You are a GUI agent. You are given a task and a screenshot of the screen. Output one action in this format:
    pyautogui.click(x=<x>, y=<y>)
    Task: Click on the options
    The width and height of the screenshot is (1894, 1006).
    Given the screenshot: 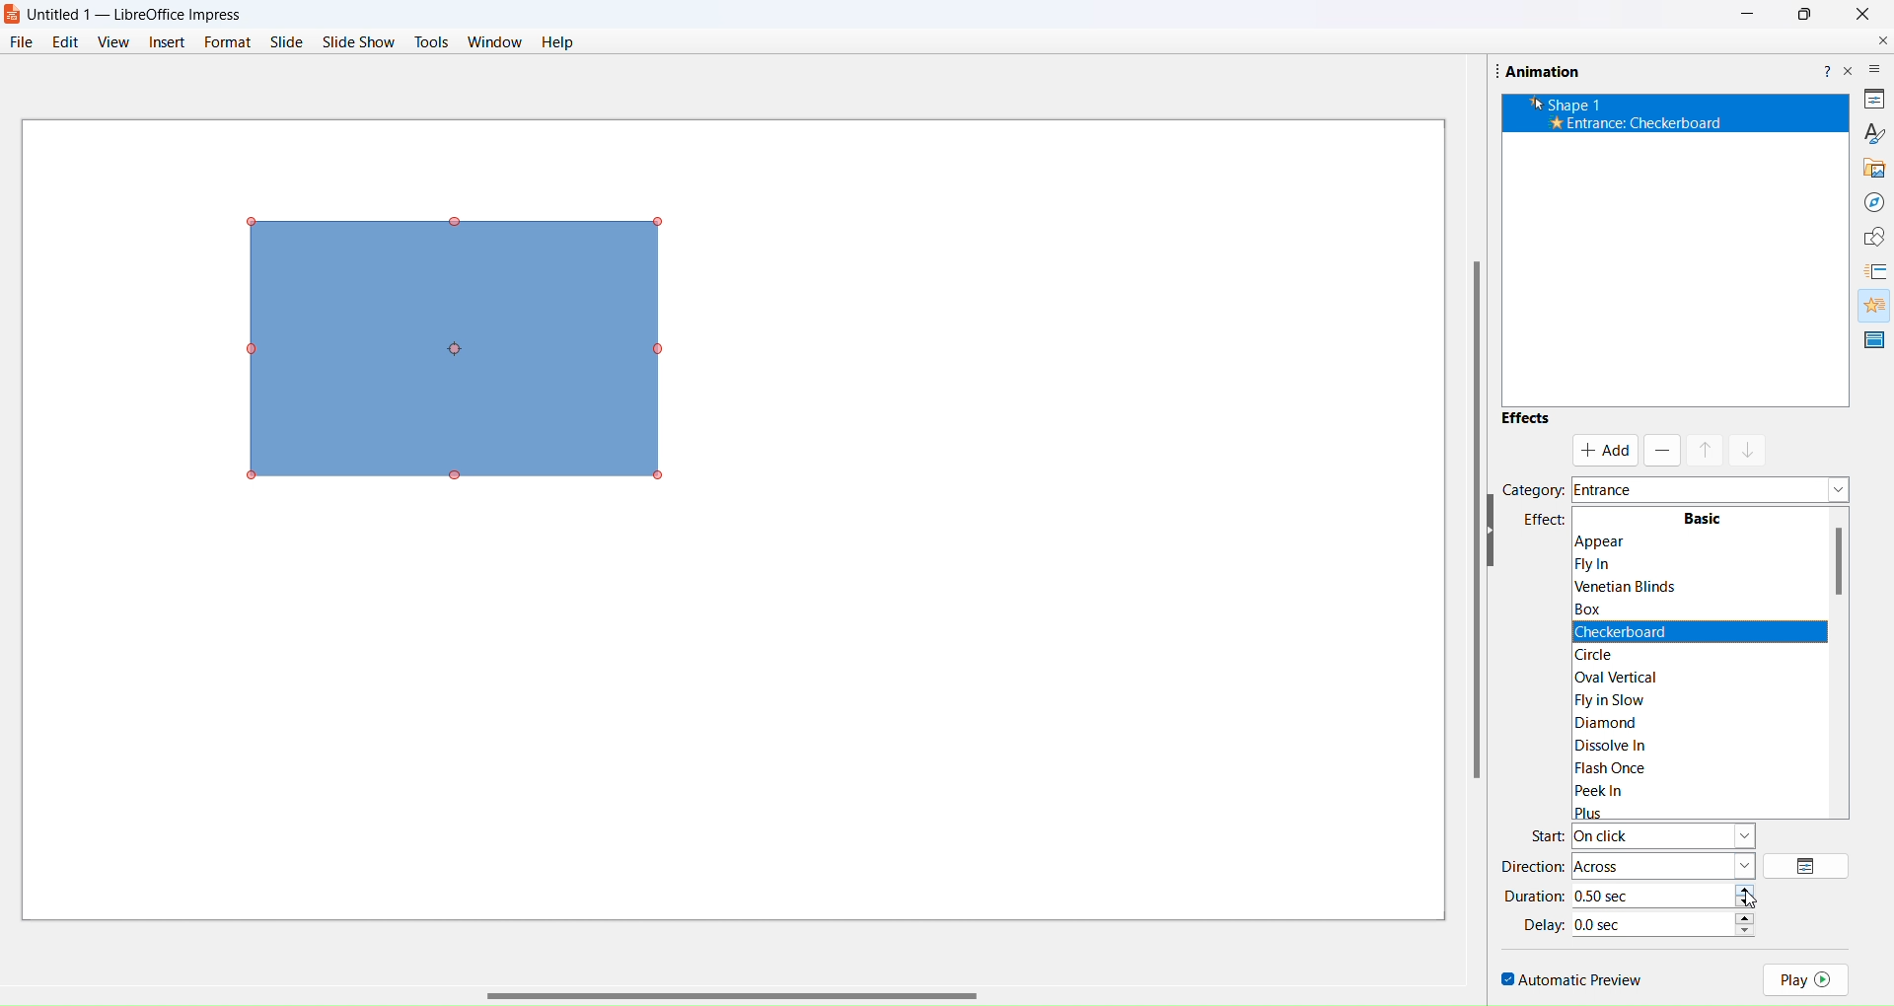 What is the action you would take?
    pyautogui.click(x=1809, y=866)
    